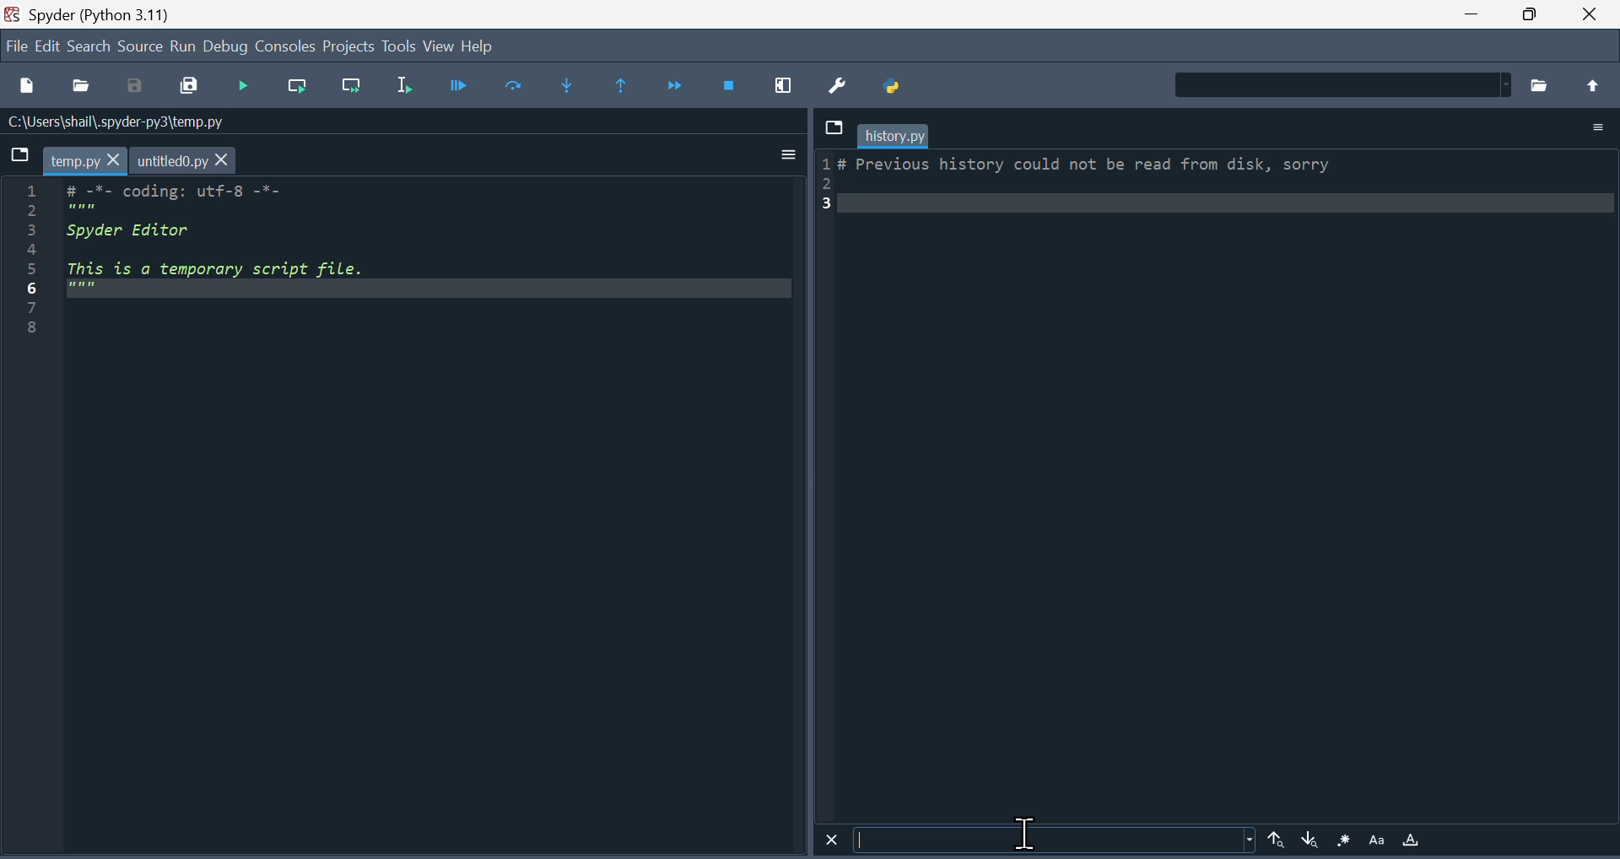 The height and width of the screenshot is (859, 1620). I want to click on Maximize, so click(1531, 14).